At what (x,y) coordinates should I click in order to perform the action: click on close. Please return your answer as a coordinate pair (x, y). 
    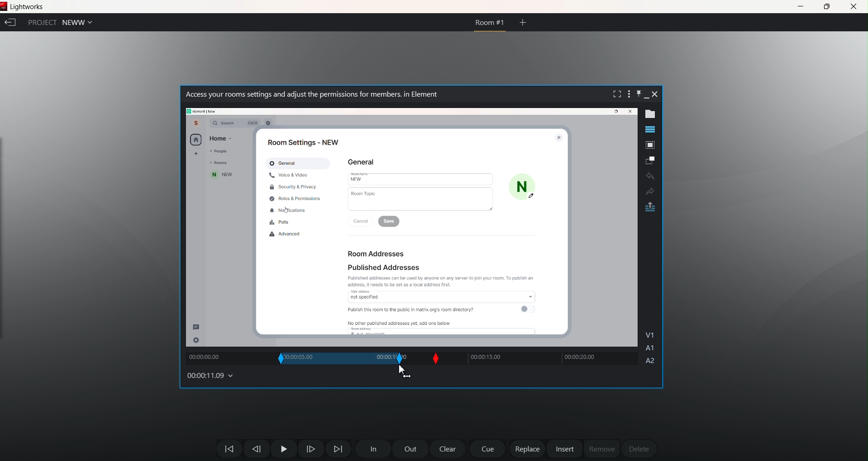
    Looking at the image, I should click on (629, 112).